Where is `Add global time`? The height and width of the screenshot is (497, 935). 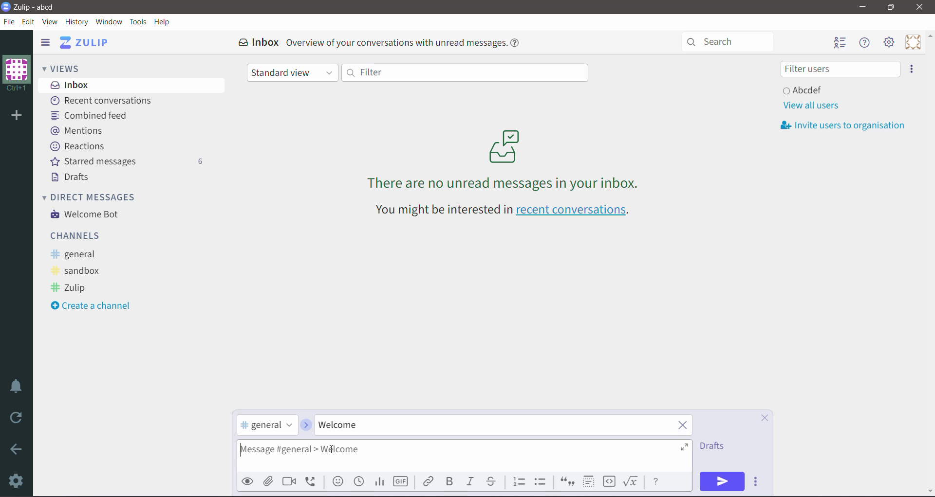
Add global time is located at coordinates (360, 481).